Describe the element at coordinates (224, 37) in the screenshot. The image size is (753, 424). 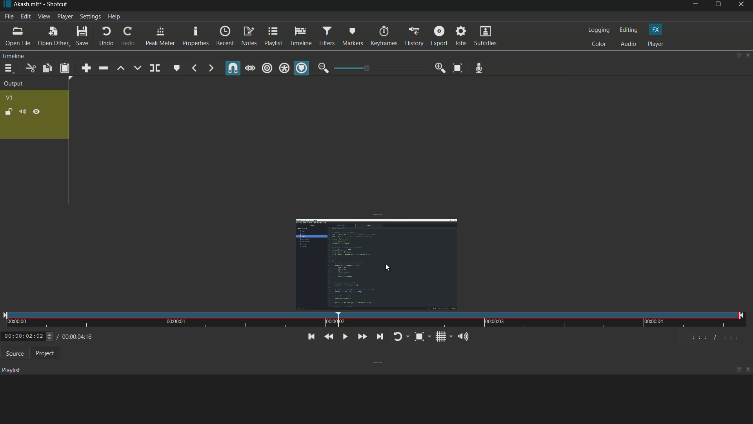
I see `recent` at that location.